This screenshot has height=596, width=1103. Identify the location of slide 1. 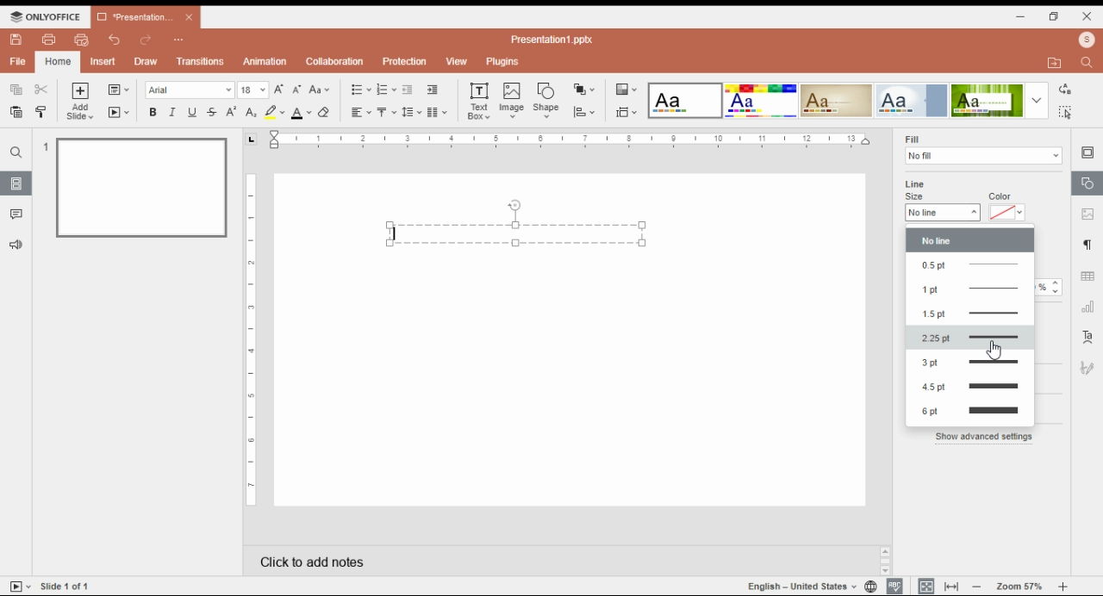
(141, 189).